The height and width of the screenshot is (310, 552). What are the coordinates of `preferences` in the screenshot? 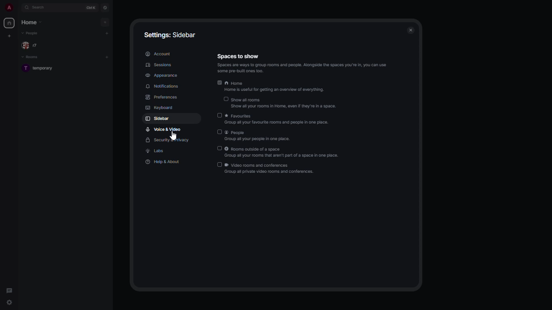 It's located at (162, 97).